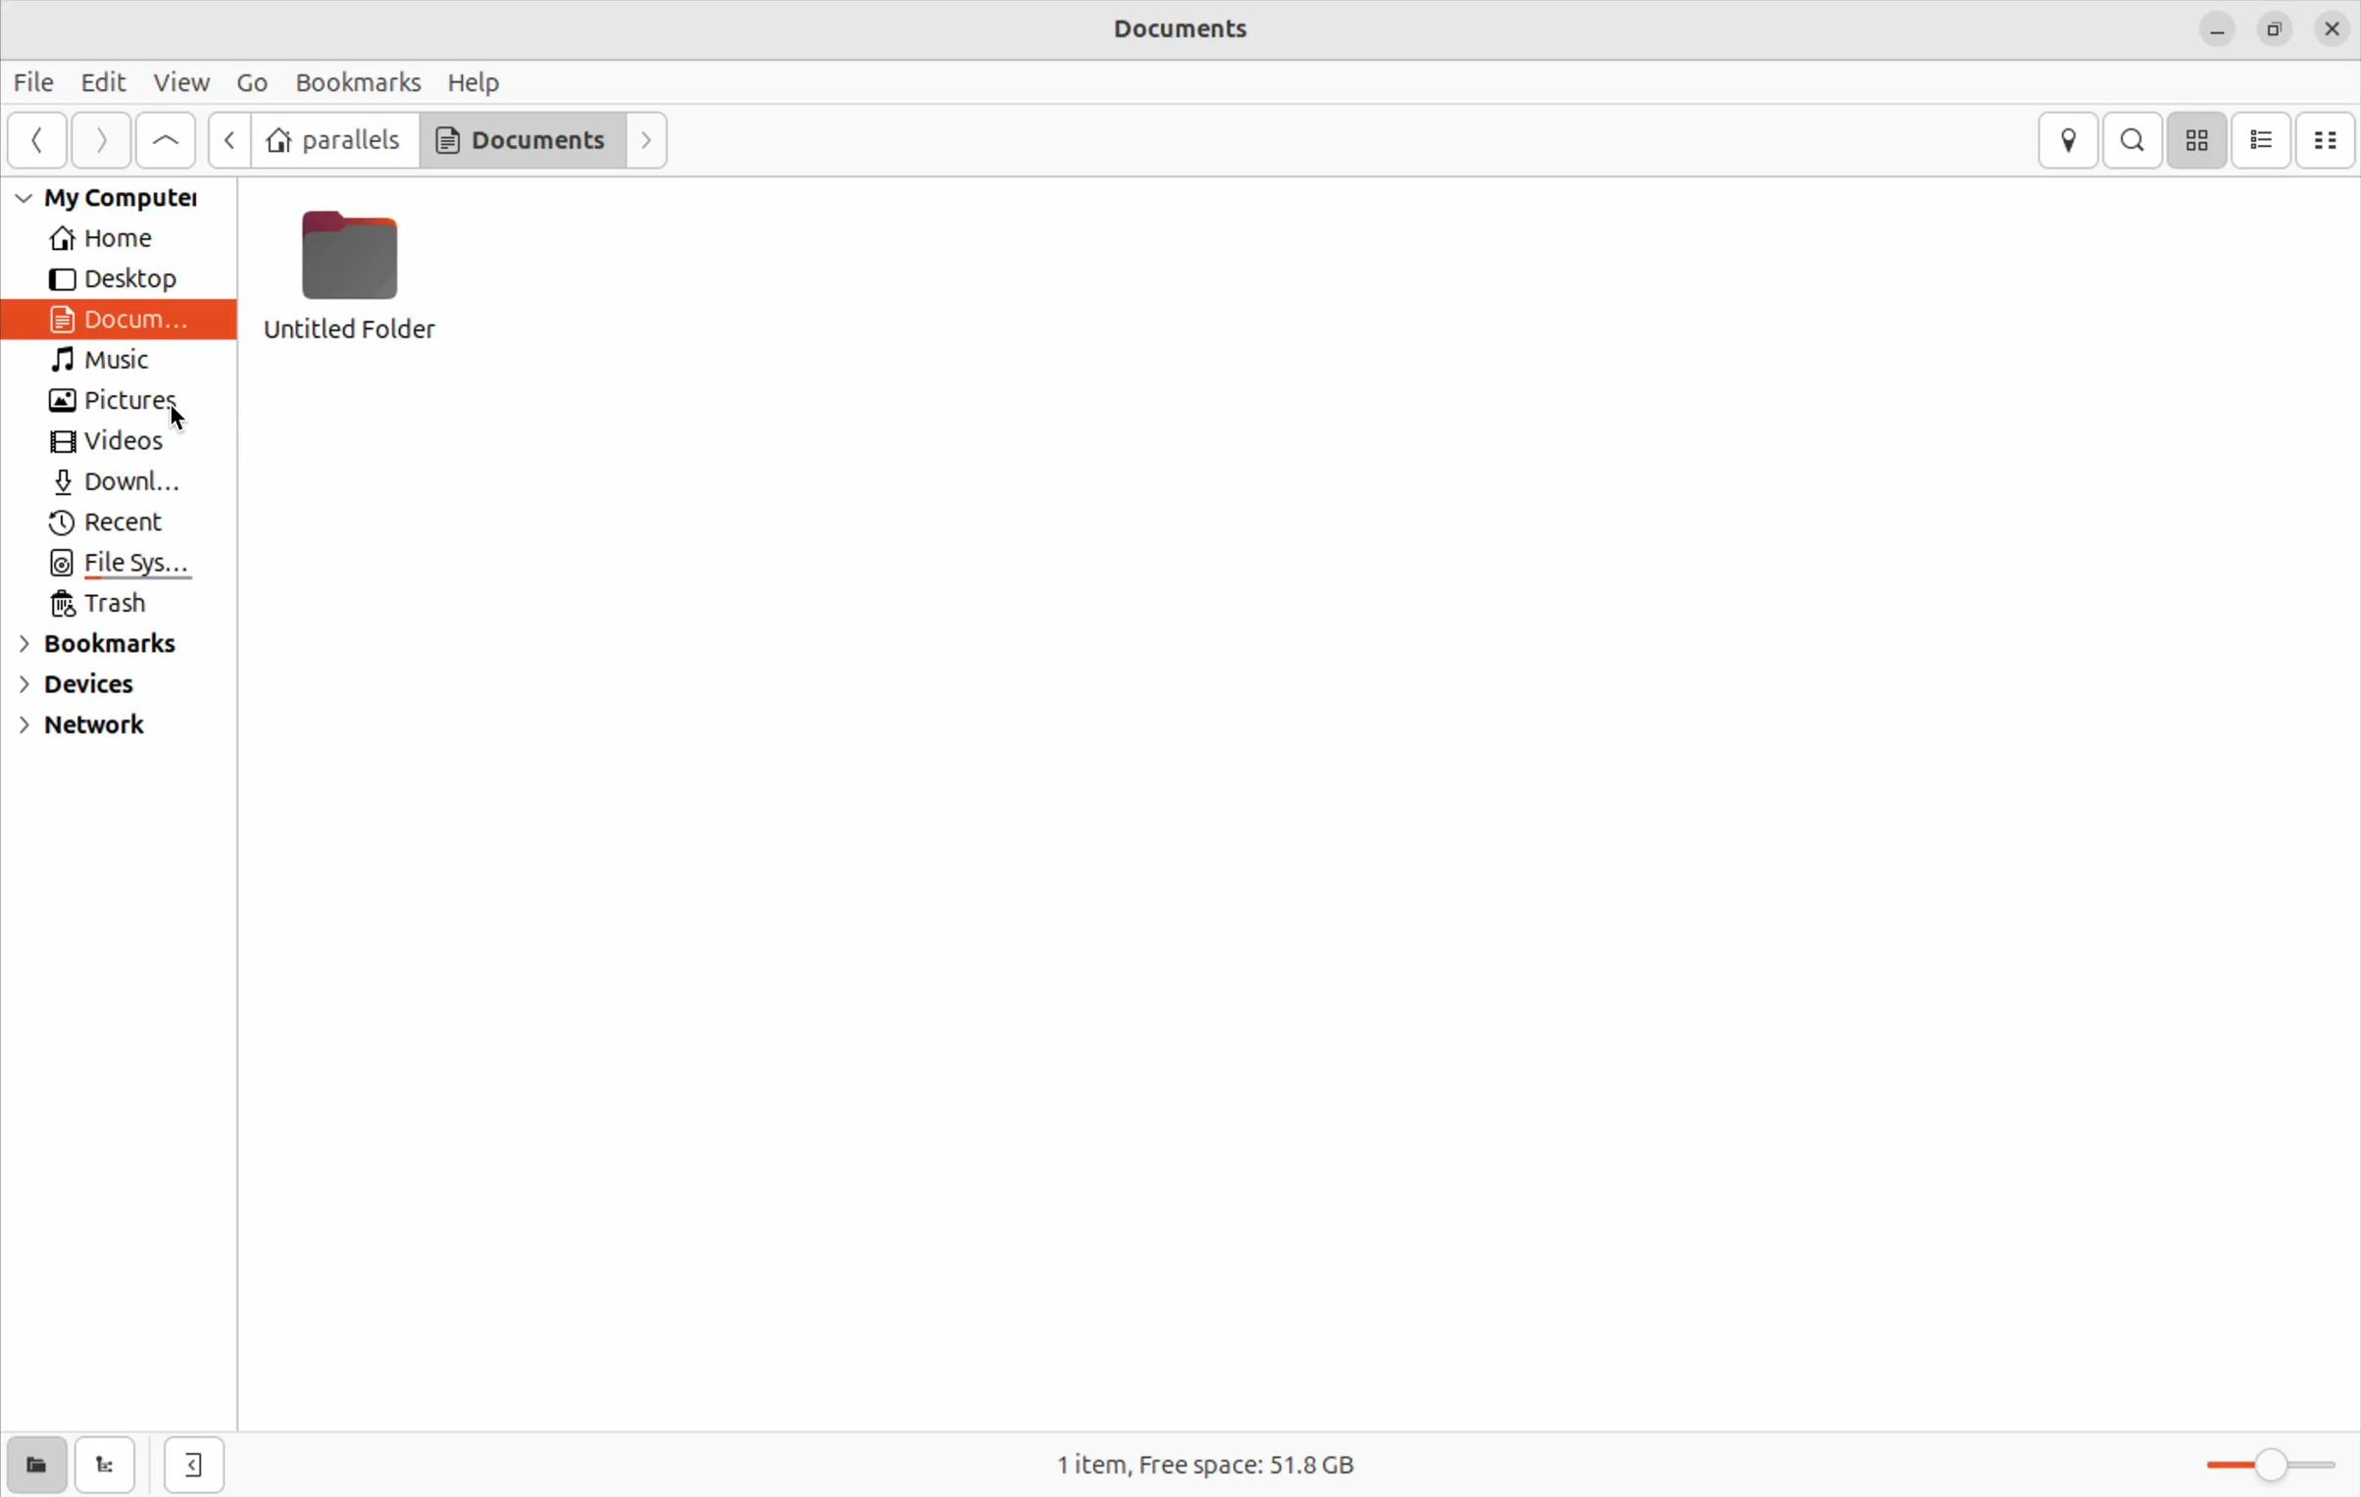 This screenshot has width=2361, height=1497. Describe the element at coordinates (107, 79) in the screenshot. I see `Edit` at that location.